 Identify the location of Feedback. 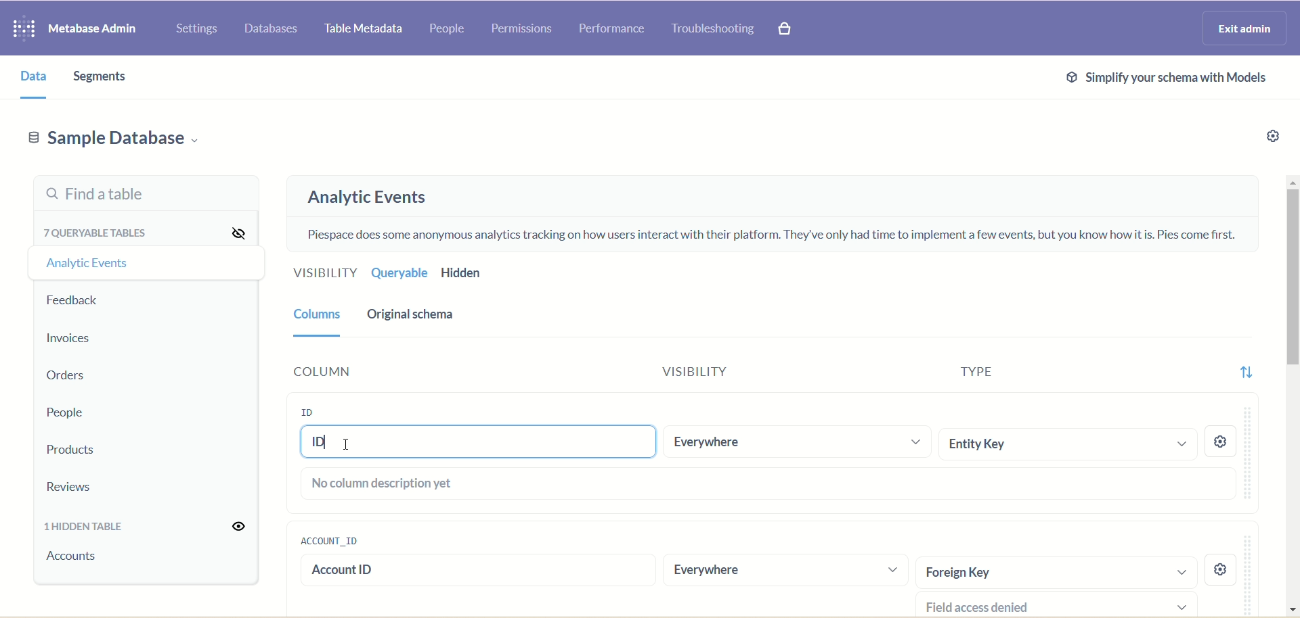
(79, 302).